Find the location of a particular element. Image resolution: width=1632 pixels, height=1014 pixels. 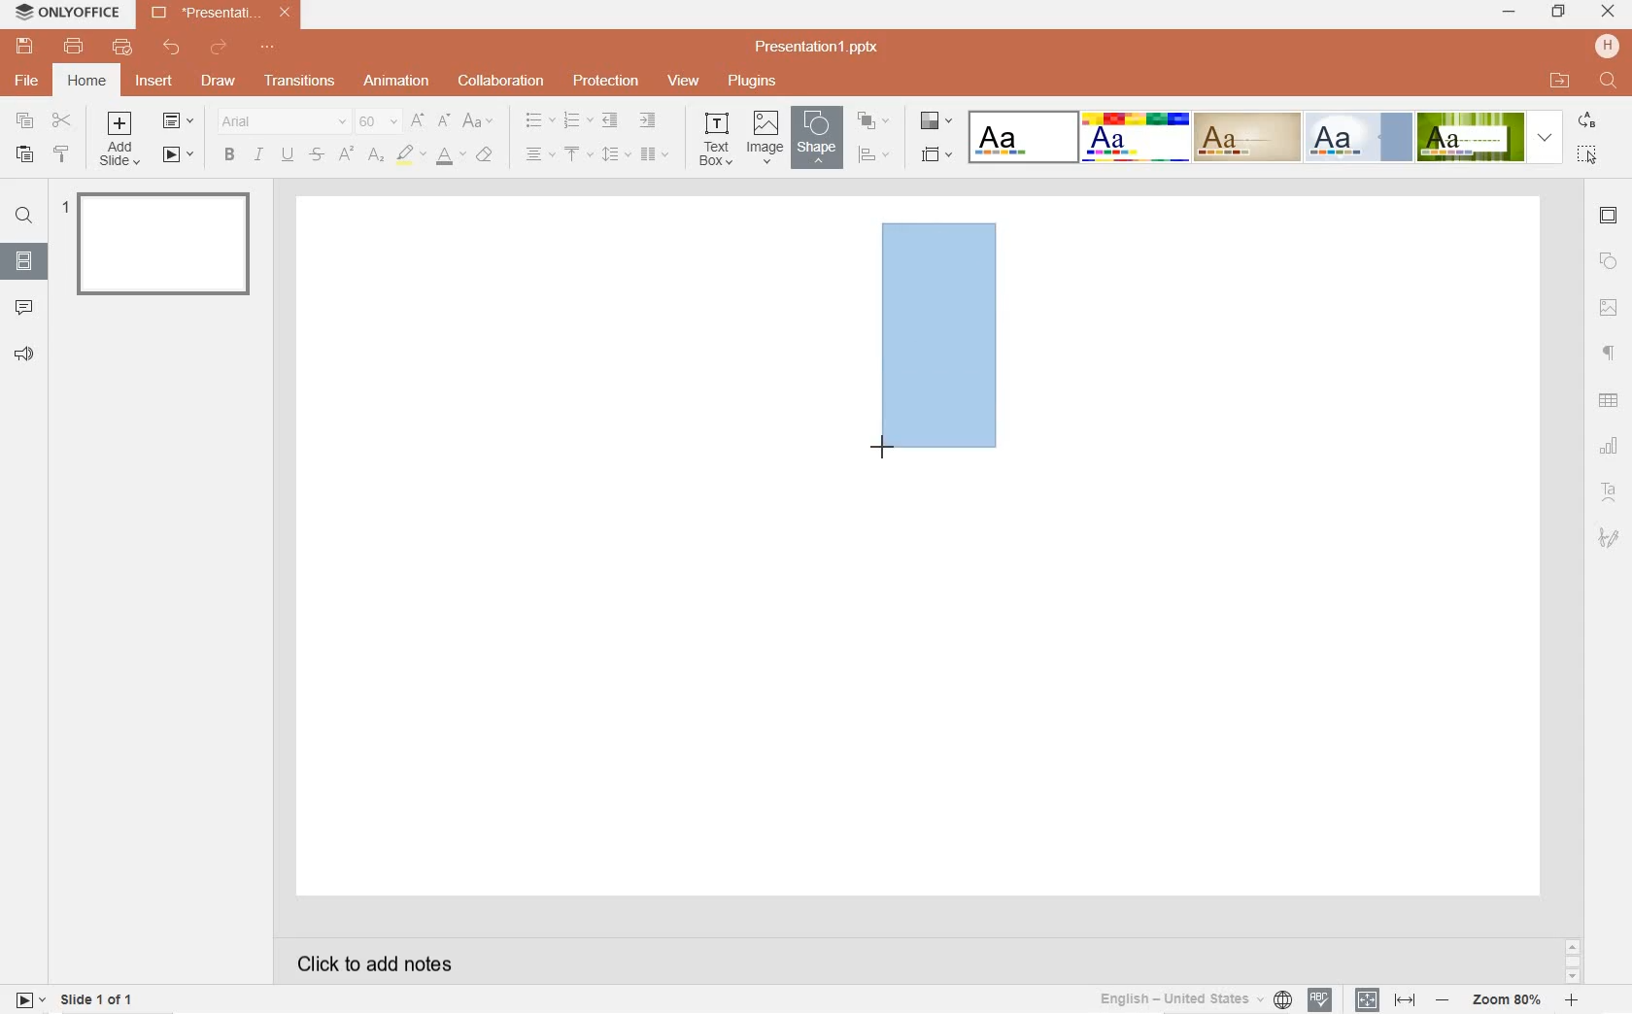

find is located at coordinates (23, 219).